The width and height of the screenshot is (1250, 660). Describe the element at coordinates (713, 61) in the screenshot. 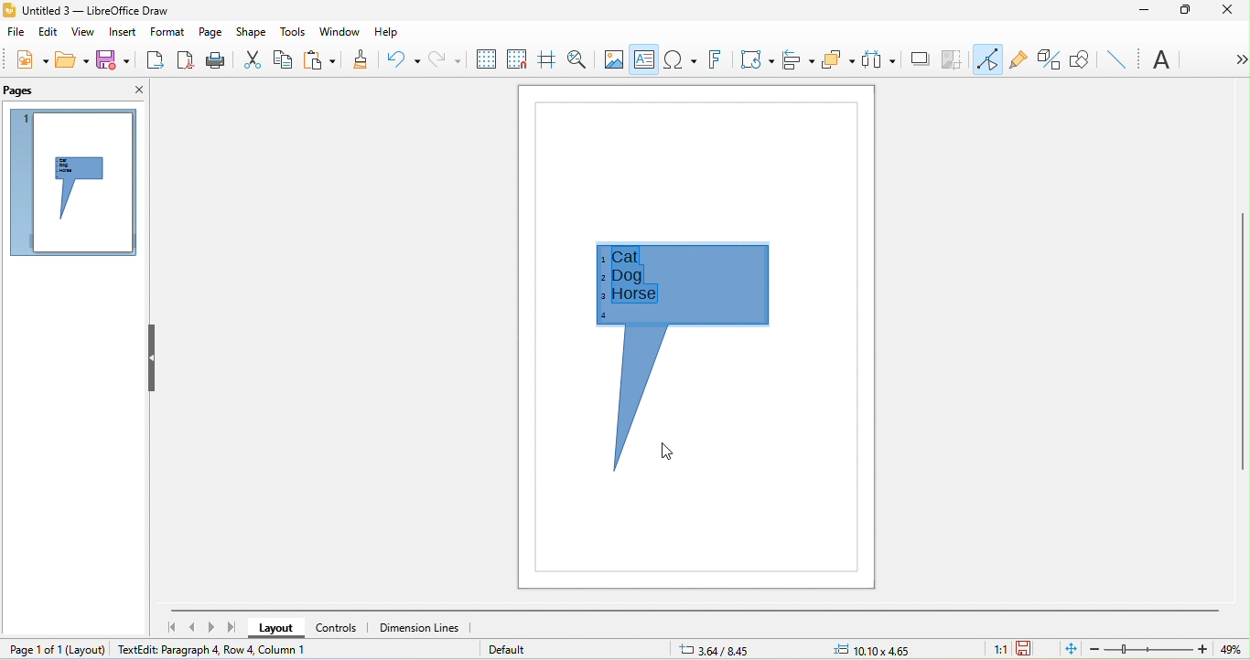

I see `fontwork text` at that location.